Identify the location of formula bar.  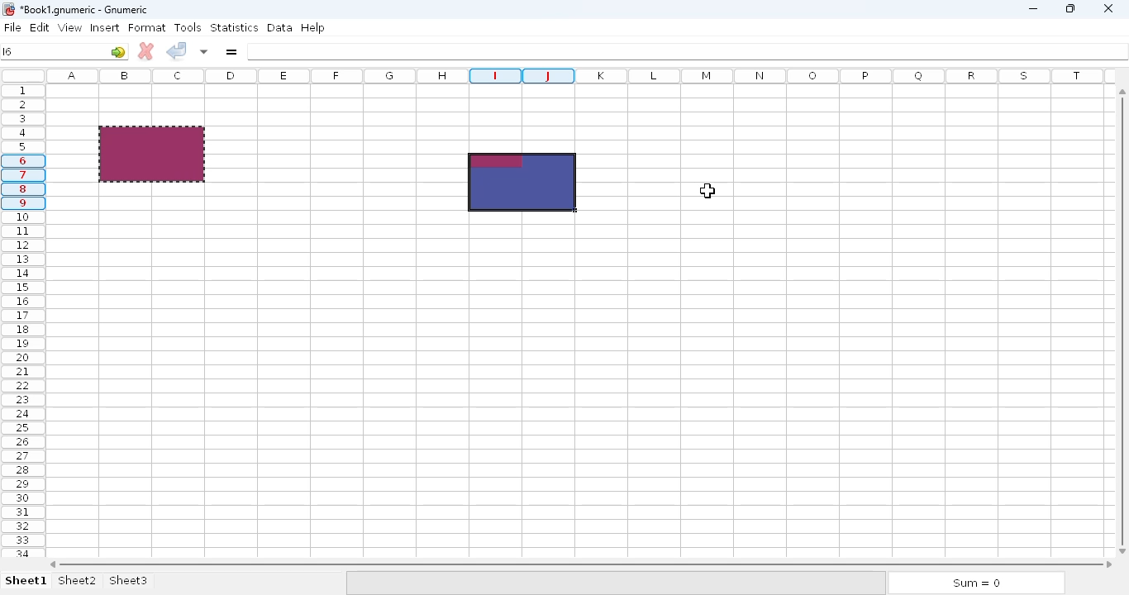
(688, 50).